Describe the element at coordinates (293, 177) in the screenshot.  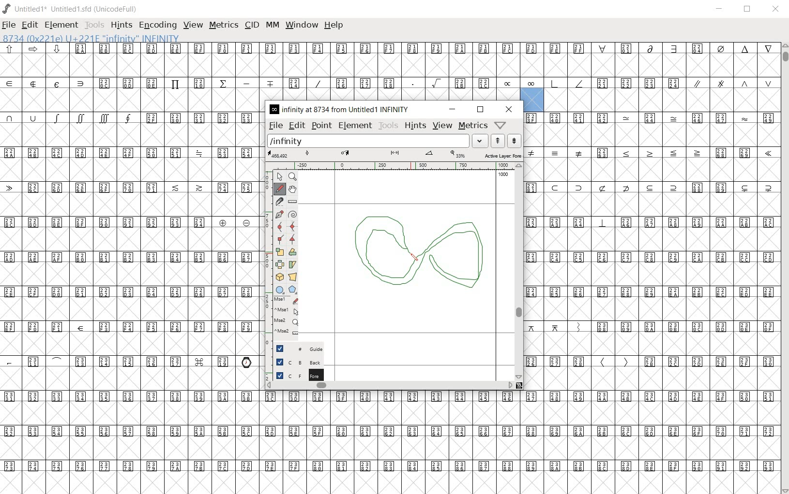
I see `MAGNIFY` at that location.